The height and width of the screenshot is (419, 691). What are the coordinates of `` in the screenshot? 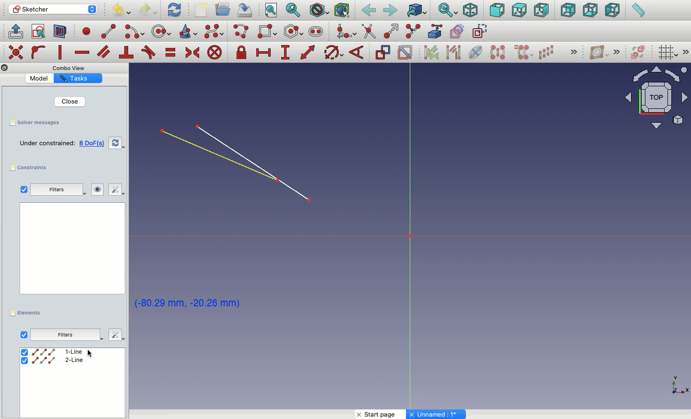 It's located at (676, 384).